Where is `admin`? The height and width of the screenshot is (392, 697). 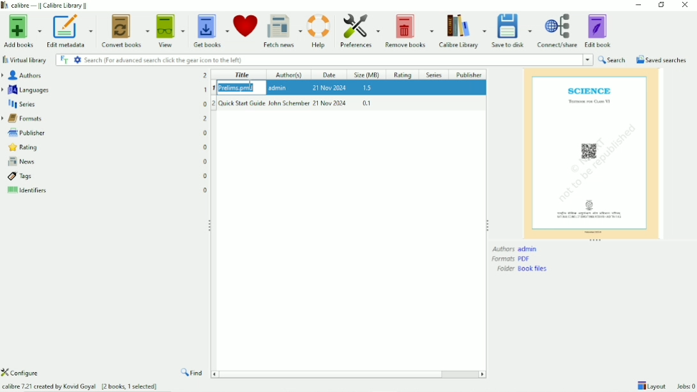 admin is located at coordinates (280, 87).